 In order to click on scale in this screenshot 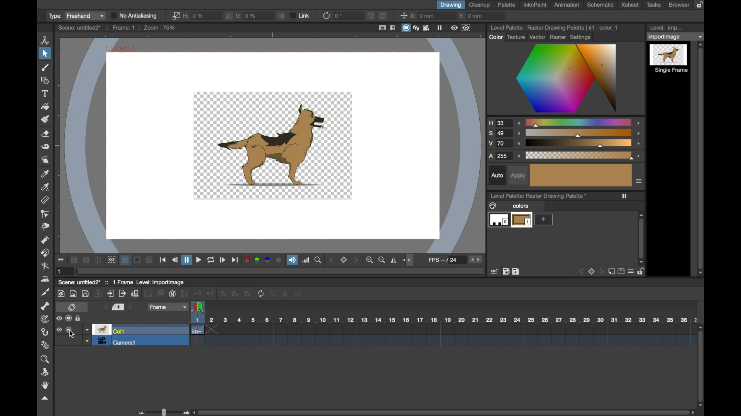, I will do `click(579, 144)`.